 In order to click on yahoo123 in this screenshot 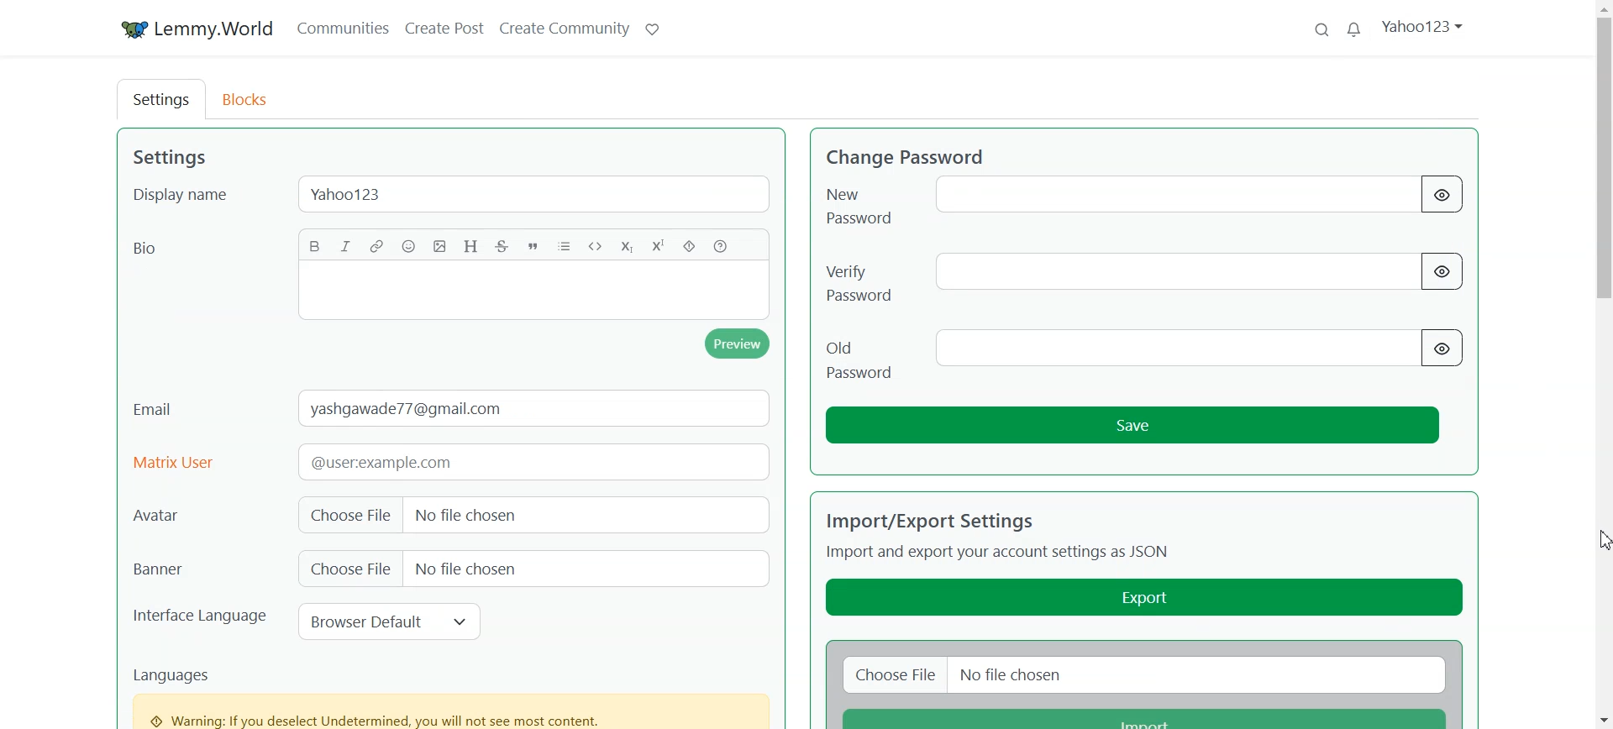, I will do `click(1424, 26)`.